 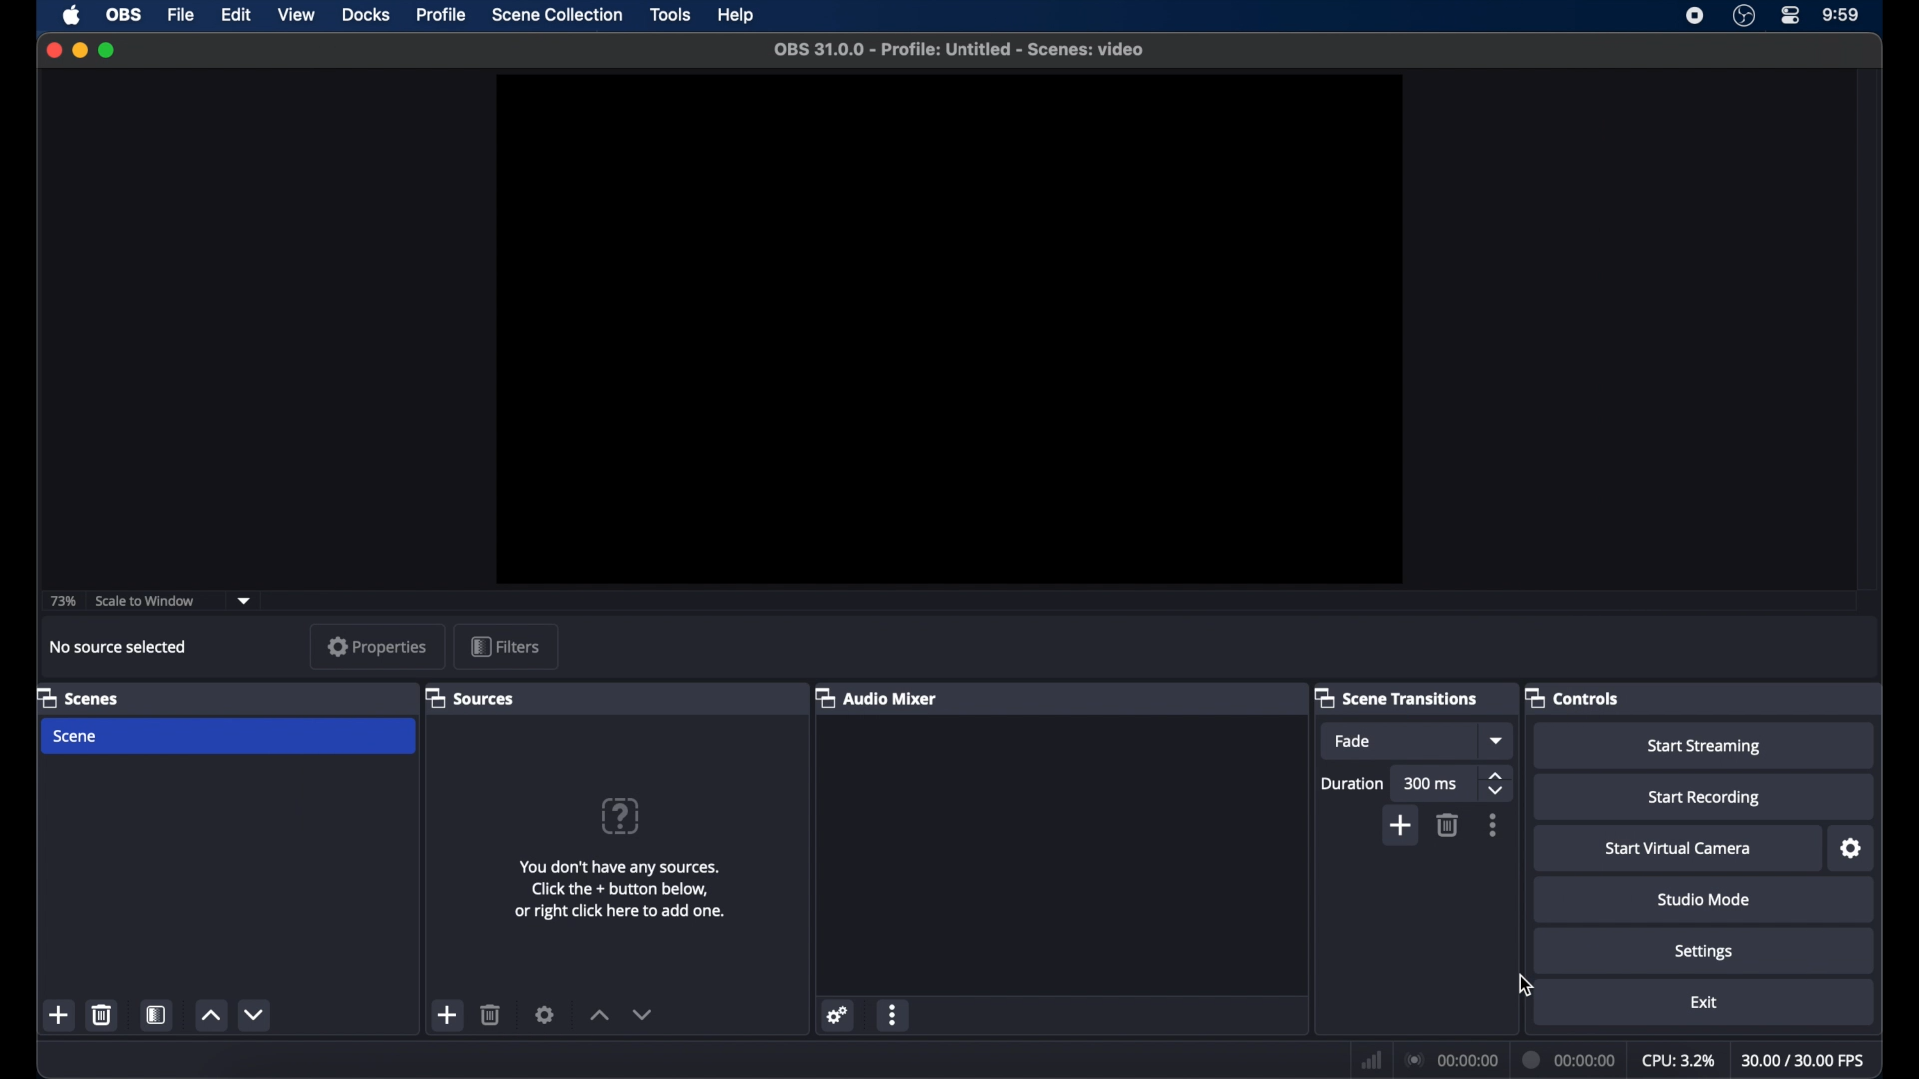 What do you see at coordinates (545, 1015) in the screenshot?
I see `settings` at bounding box center [545, 1015].